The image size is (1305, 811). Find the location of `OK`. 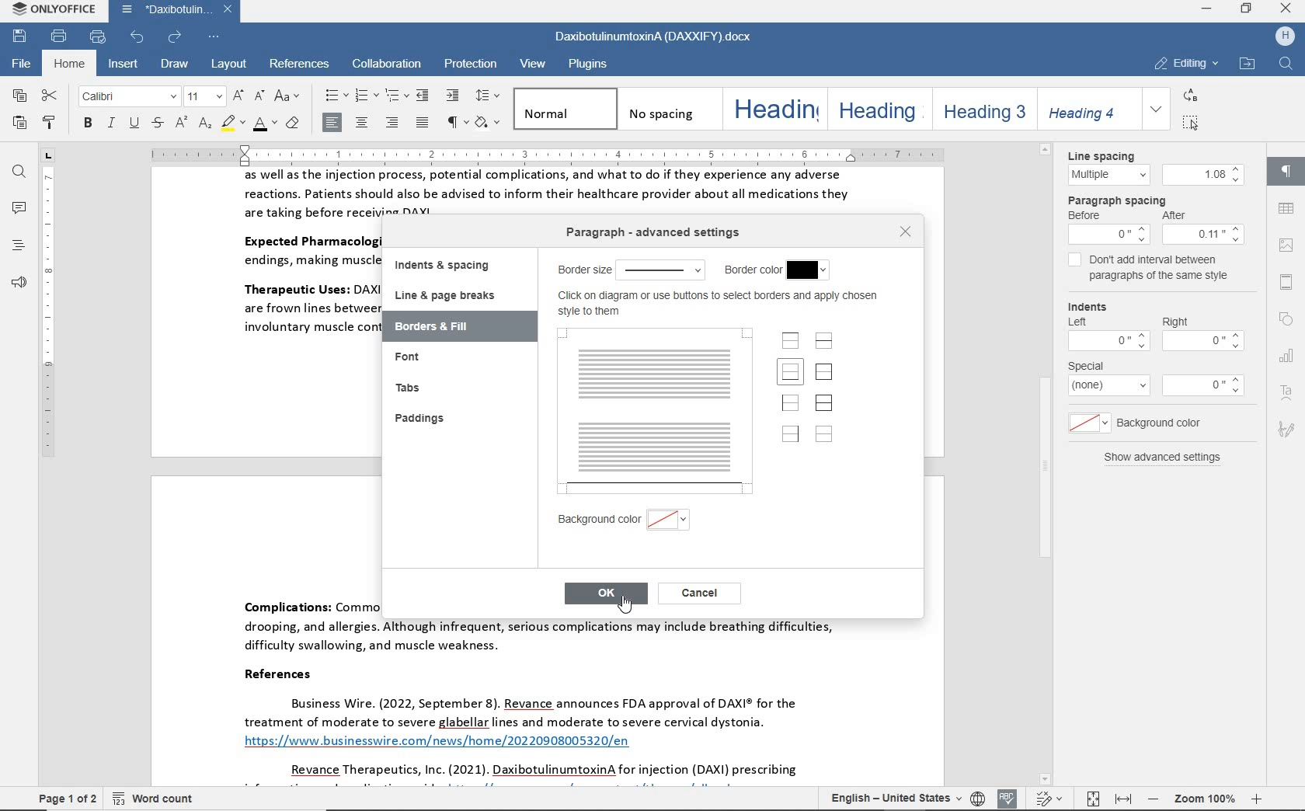

OK is located at coordinates (609, 594).